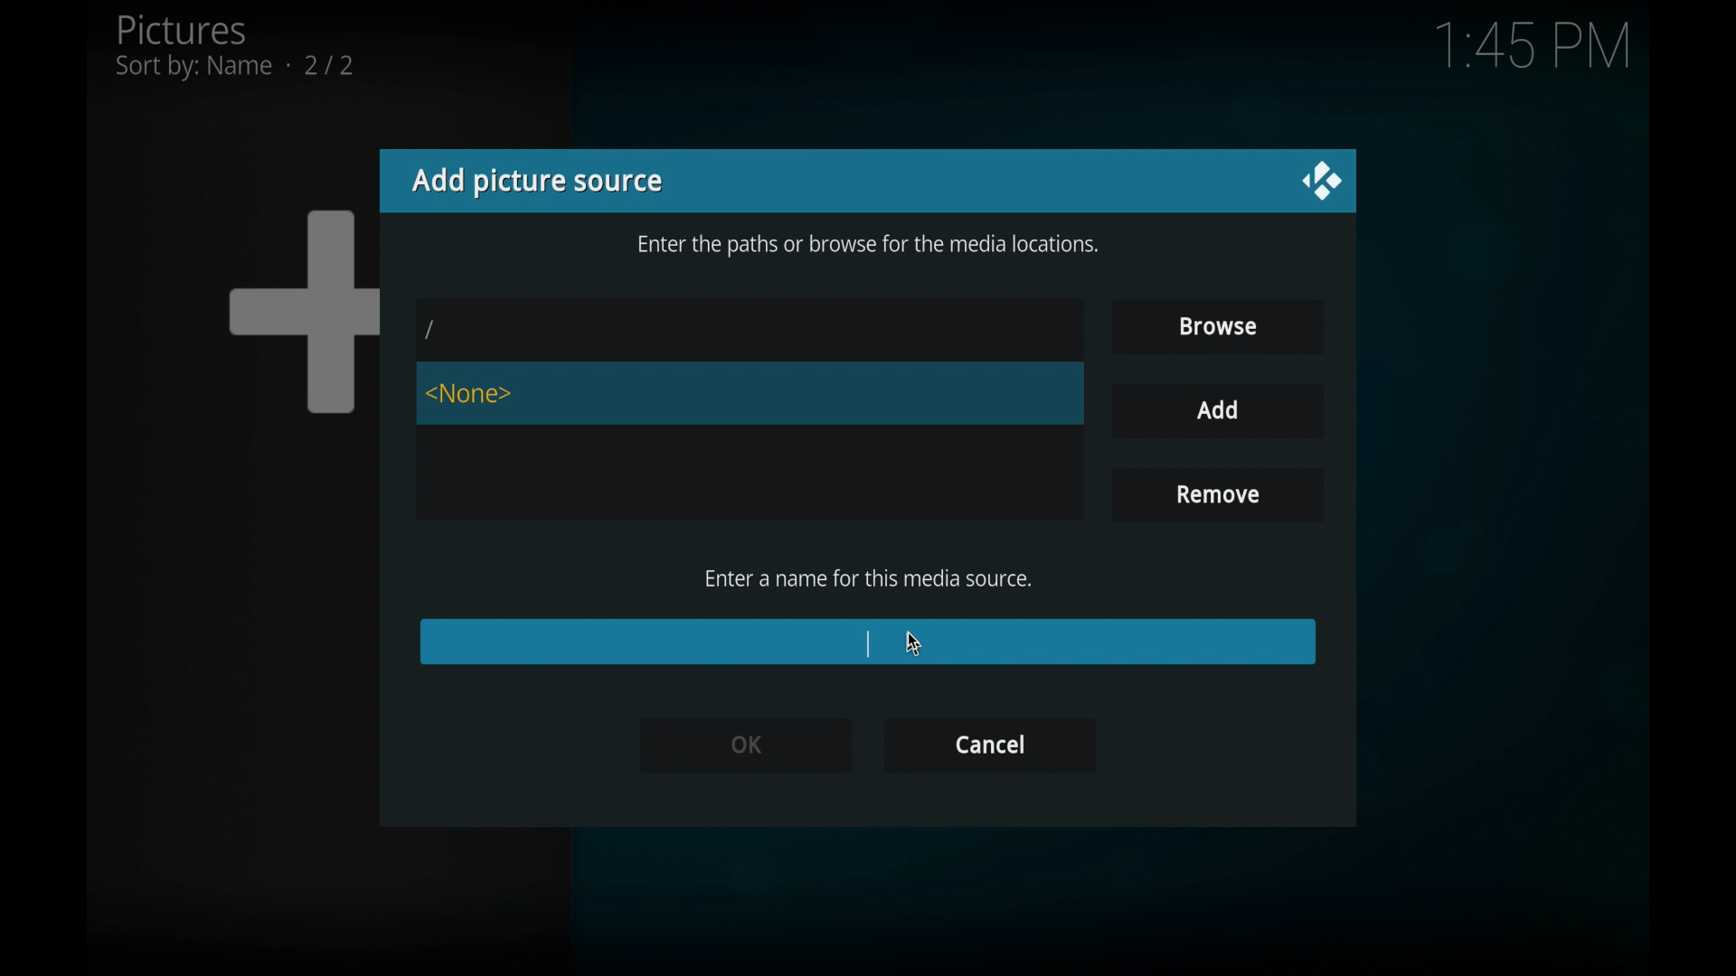 The image size is (1736, 976). I want to click on enter a name for this media source, so click(868, 578).